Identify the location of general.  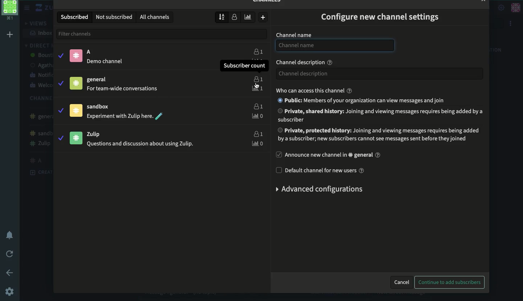
(99, 81).